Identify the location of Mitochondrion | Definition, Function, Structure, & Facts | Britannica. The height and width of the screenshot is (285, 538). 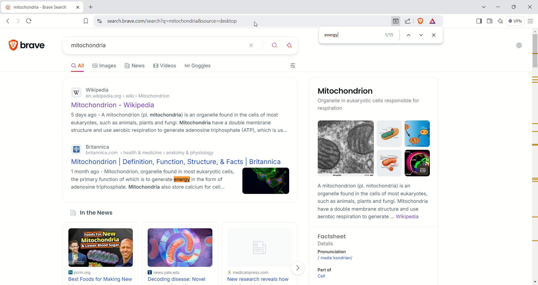
(176, 161).